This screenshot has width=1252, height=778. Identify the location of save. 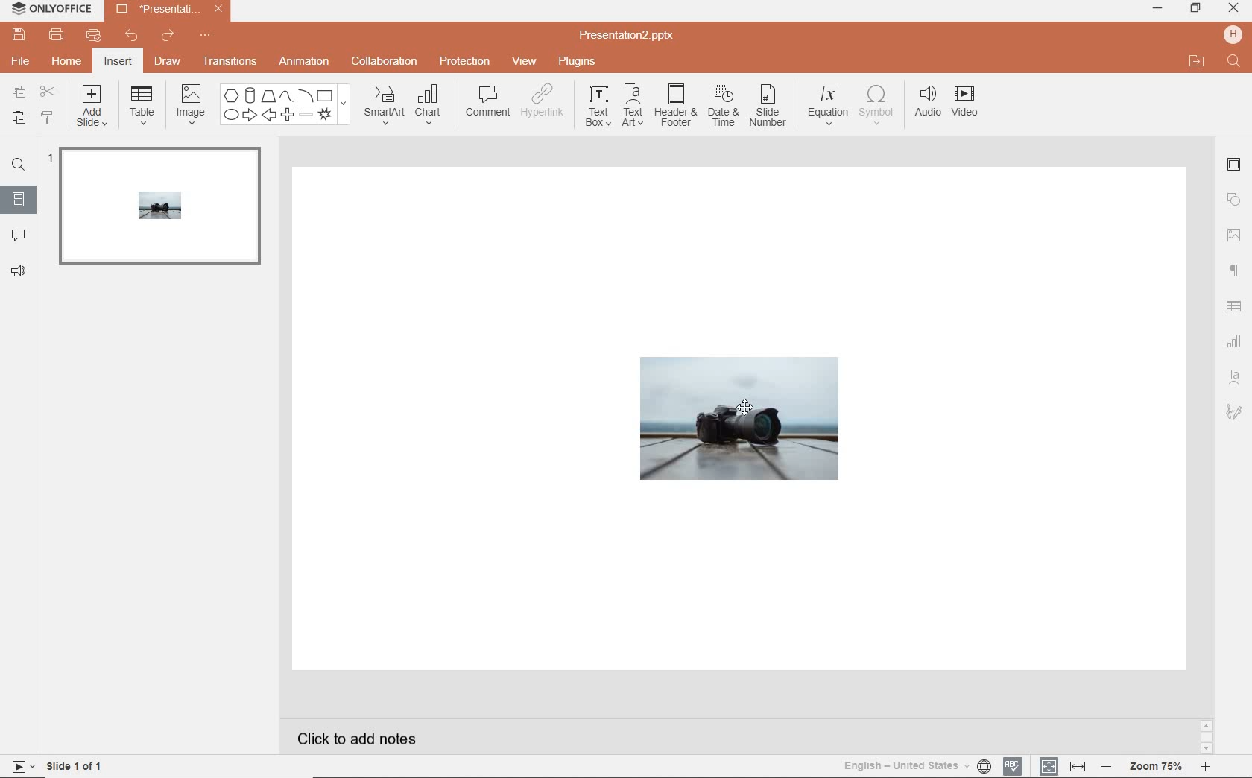
(19, 35).